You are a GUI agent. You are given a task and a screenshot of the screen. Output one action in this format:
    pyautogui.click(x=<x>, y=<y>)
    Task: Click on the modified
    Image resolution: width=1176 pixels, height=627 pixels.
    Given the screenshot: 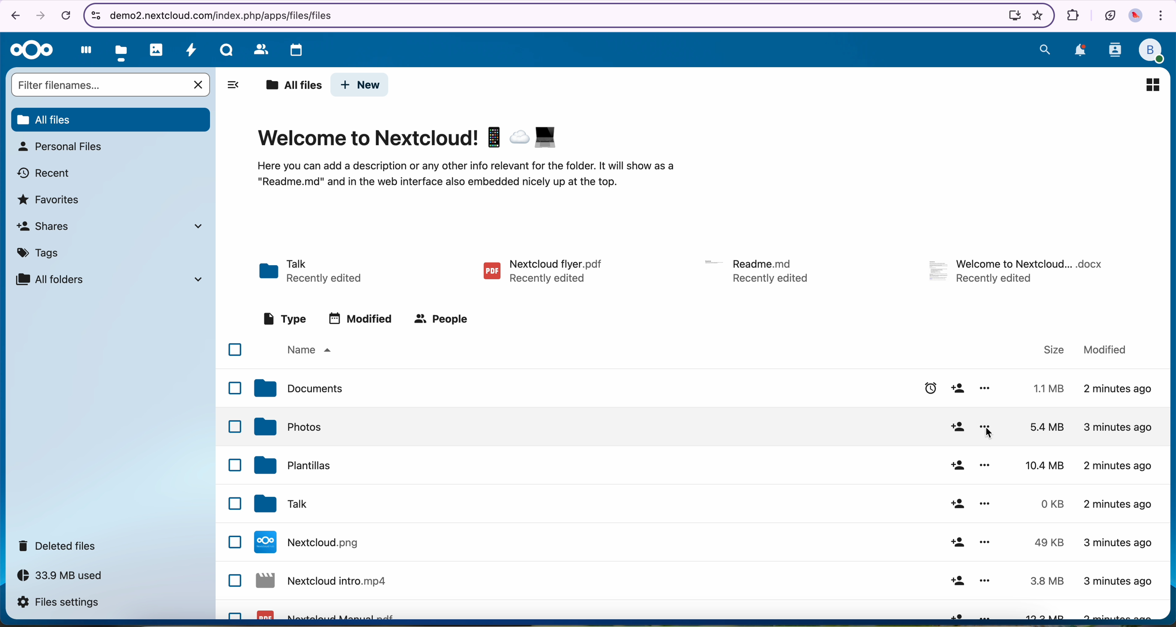 What is the action you would take?
    pyautogui.click(x=1106, y=350)
    